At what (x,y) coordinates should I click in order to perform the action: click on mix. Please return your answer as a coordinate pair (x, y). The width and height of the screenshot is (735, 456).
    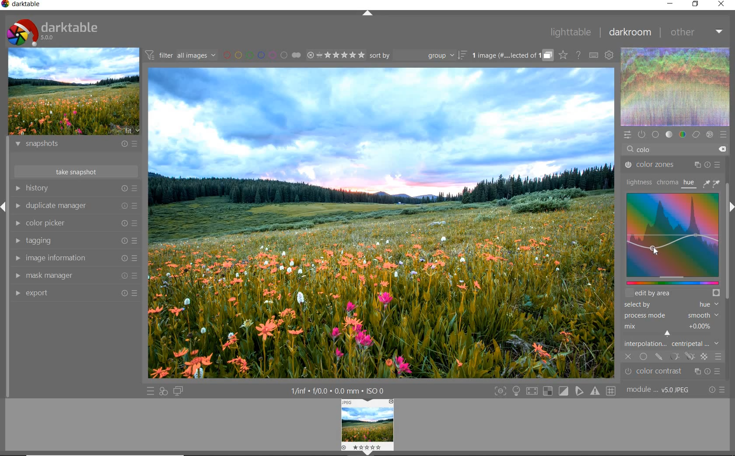
    Looking at the image, I should click on (673, 330).